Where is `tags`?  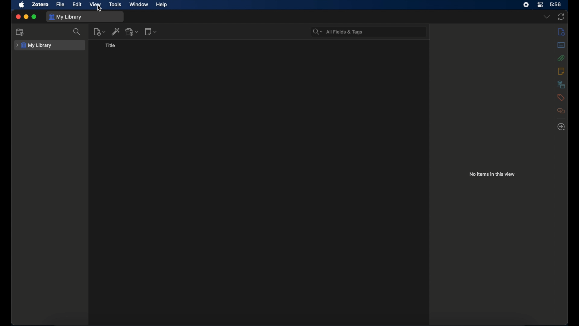 tags is located at coordinates (561, 97).